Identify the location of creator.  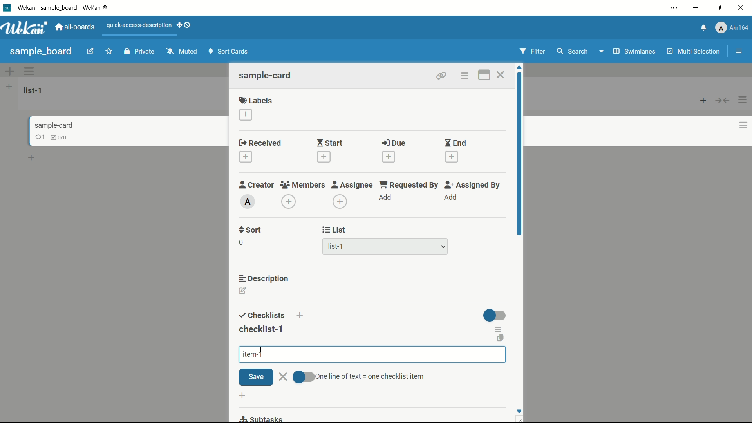
(255, 186).